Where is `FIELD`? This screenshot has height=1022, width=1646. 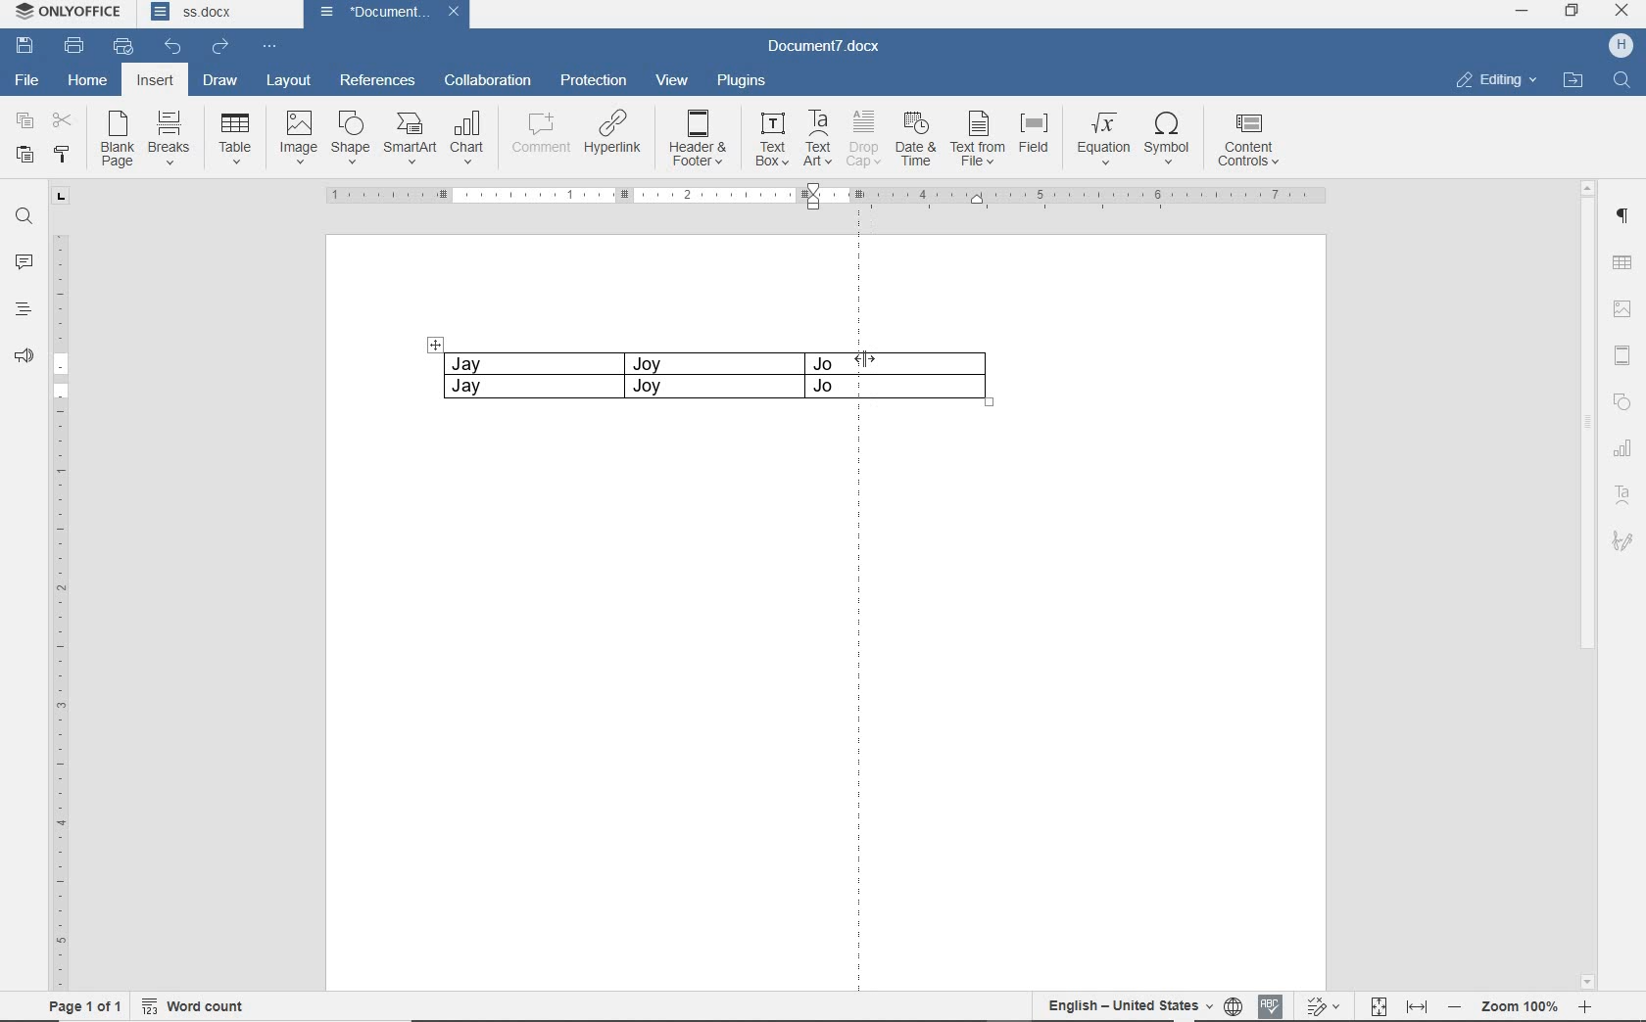 FIELD is located at coordinates (1033, 137).